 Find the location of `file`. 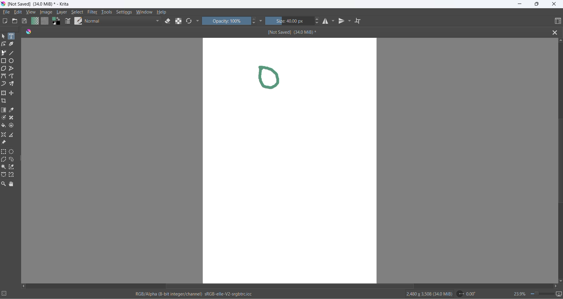

file is located at coordinates (8, 13).